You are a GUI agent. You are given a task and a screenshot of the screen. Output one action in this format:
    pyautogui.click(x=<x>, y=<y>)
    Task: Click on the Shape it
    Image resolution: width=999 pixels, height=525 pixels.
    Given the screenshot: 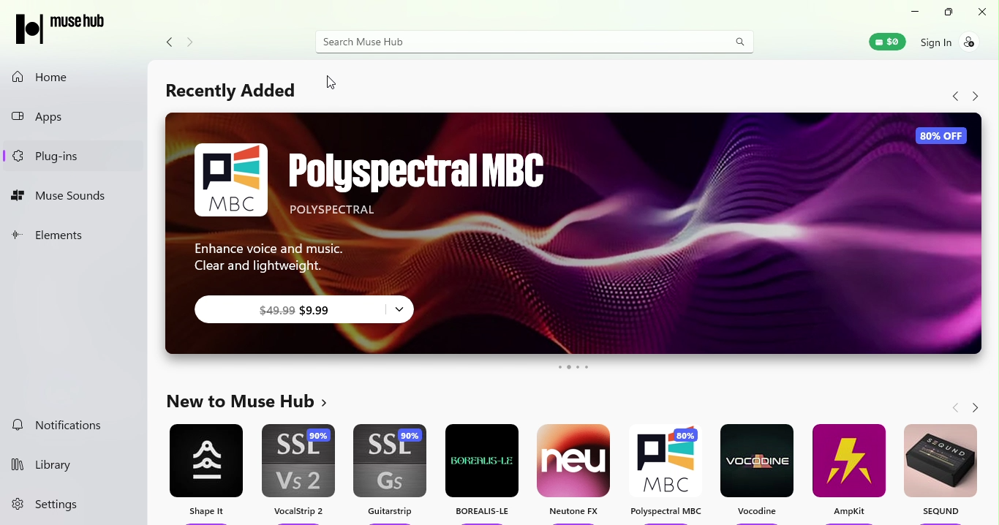 What is the action you would take?
    pyautogui.click(x=206, y=475)
    